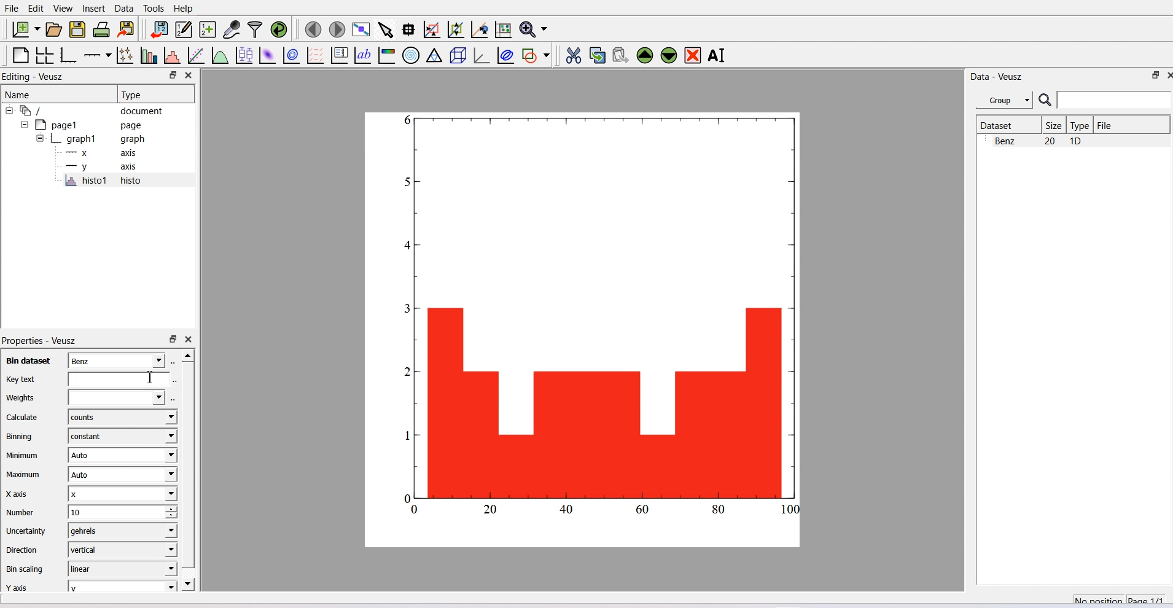 The height and width of the screenshot is (608, 1173). Describe the element at coordinates (621, 56) in the screenshot. I see `Paste widget from the clipboard` at that location.